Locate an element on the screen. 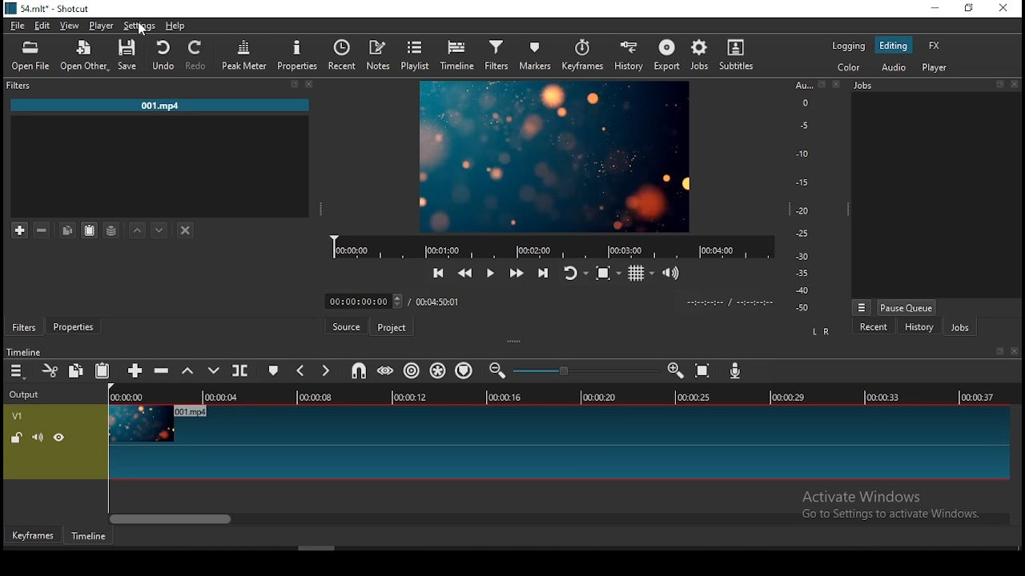 This screenshot has height=576, width=1025. pause queue is located at coordinates (906, 307).